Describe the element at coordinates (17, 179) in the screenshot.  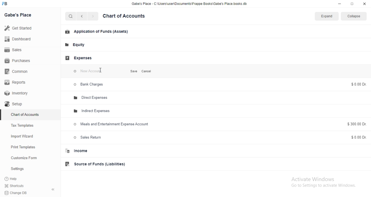
I see `?Help` at that location.